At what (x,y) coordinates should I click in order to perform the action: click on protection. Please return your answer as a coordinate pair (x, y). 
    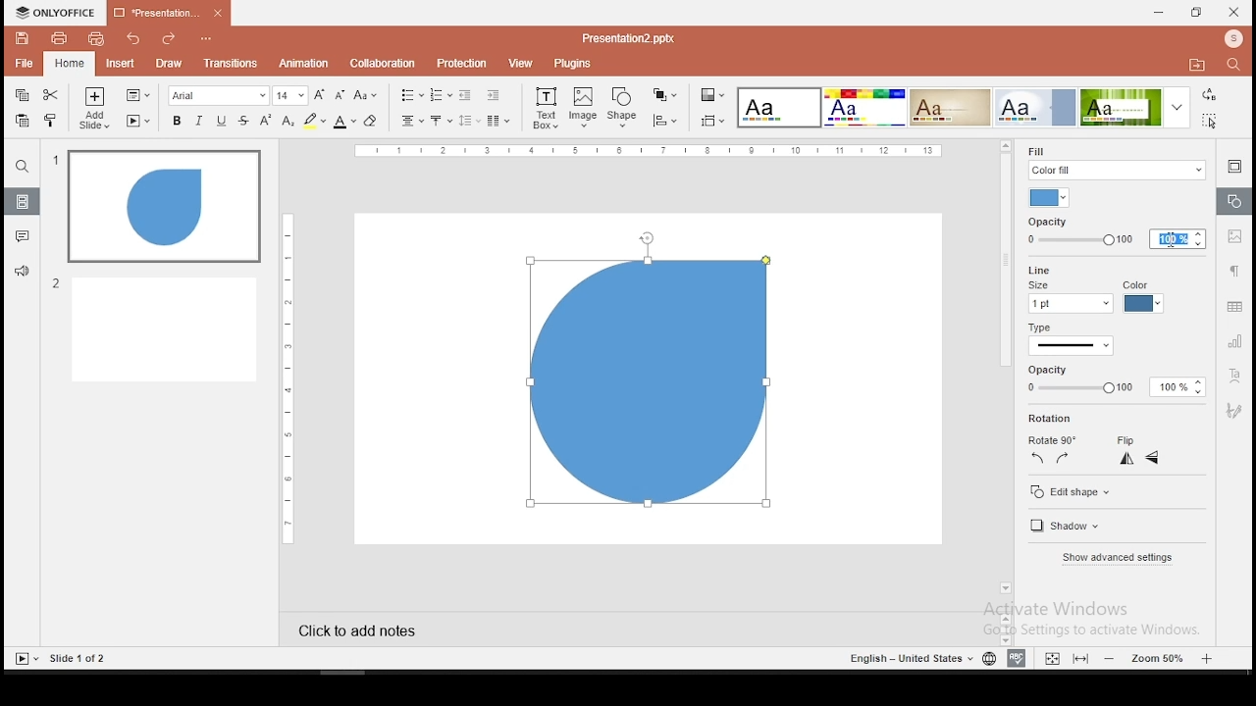
    Looking at the image, I should click on (460, 64).